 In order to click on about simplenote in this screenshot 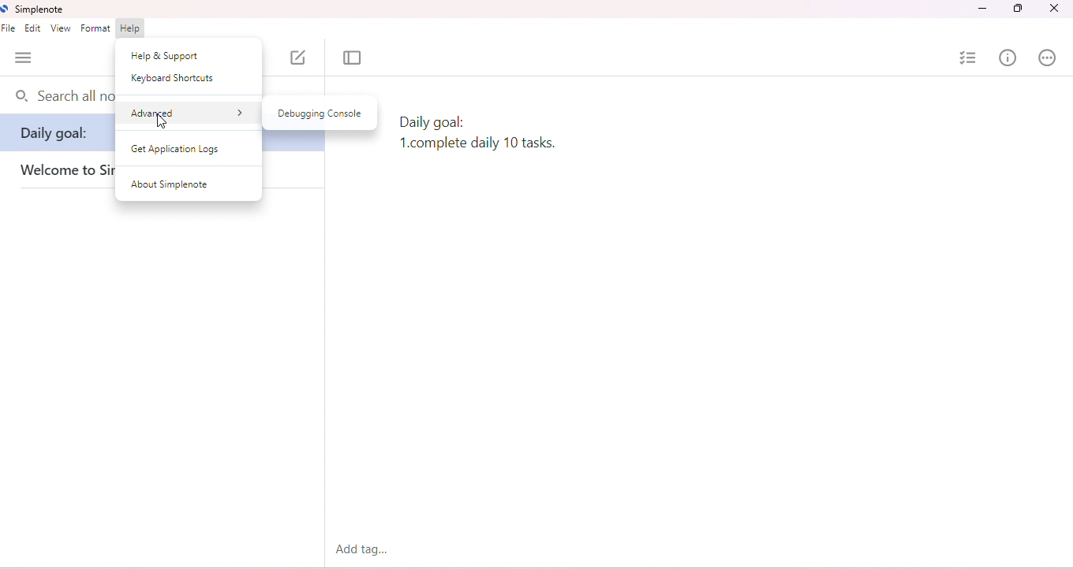, I will do `click(170, 184)`.